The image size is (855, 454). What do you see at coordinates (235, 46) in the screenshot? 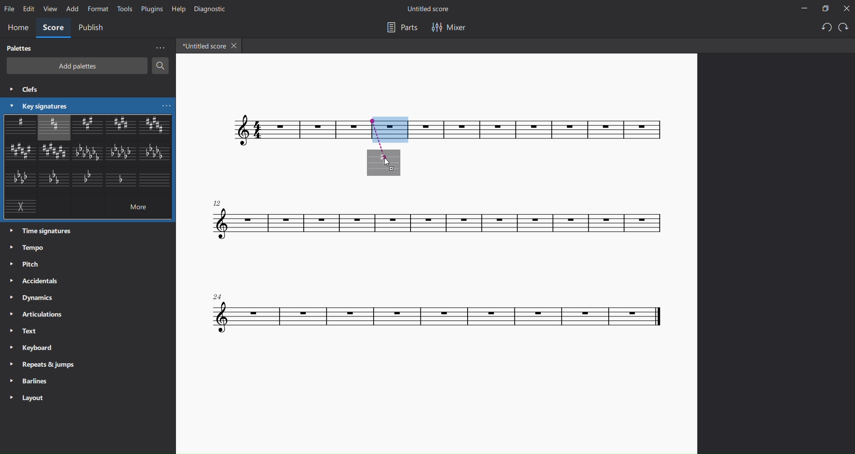
I see `close tab` at bounding box center [235, 46].